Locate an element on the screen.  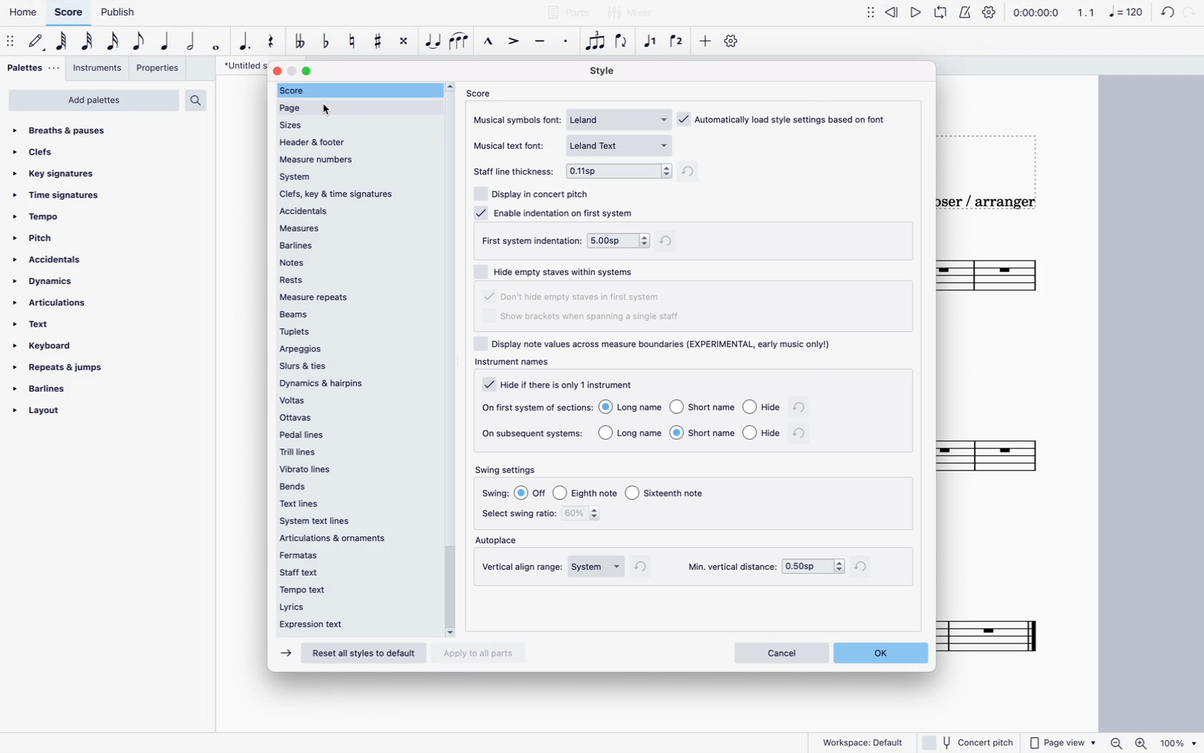
keyboard is located at coordinates (44, 346).